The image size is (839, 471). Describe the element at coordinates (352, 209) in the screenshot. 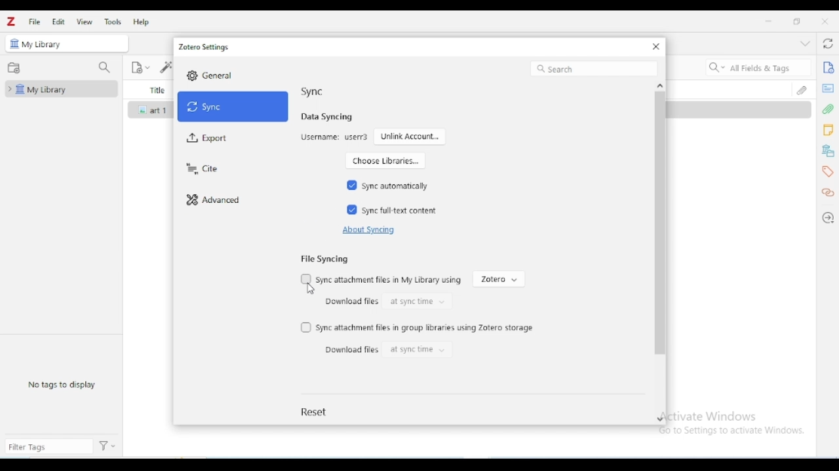

I see `Checked box` at that location.